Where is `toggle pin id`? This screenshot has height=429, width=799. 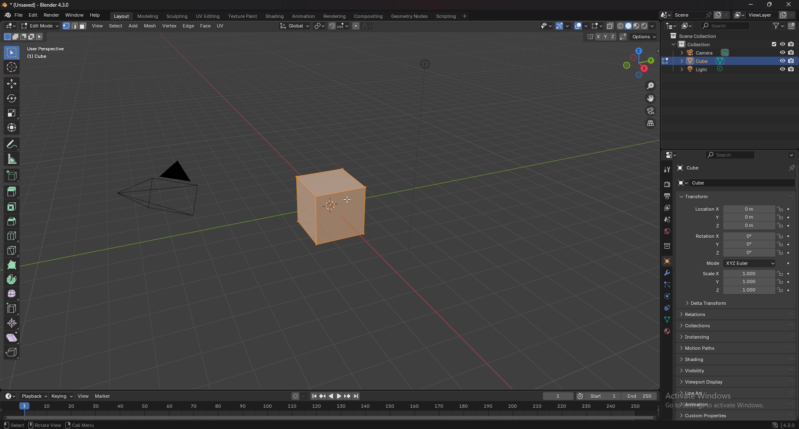 toggle pin id is located at coordinates (792, 167).